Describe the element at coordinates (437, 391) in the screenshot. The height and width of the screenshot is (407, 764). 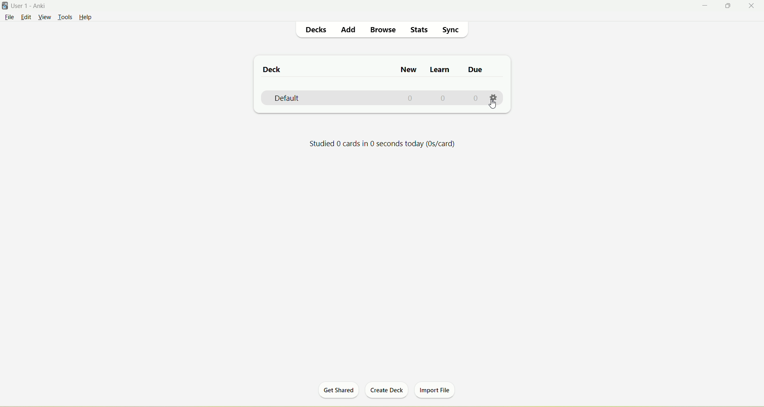
I see `import file` at that location.